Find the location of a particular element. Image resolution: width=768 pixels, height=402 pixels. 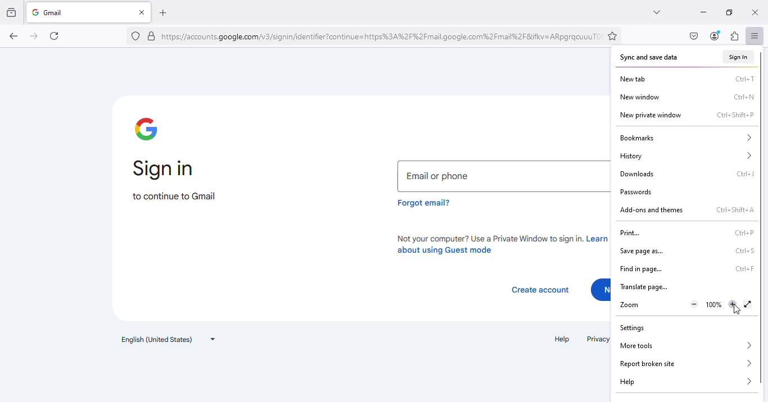

zoom in is located at coordinates (733, 304).